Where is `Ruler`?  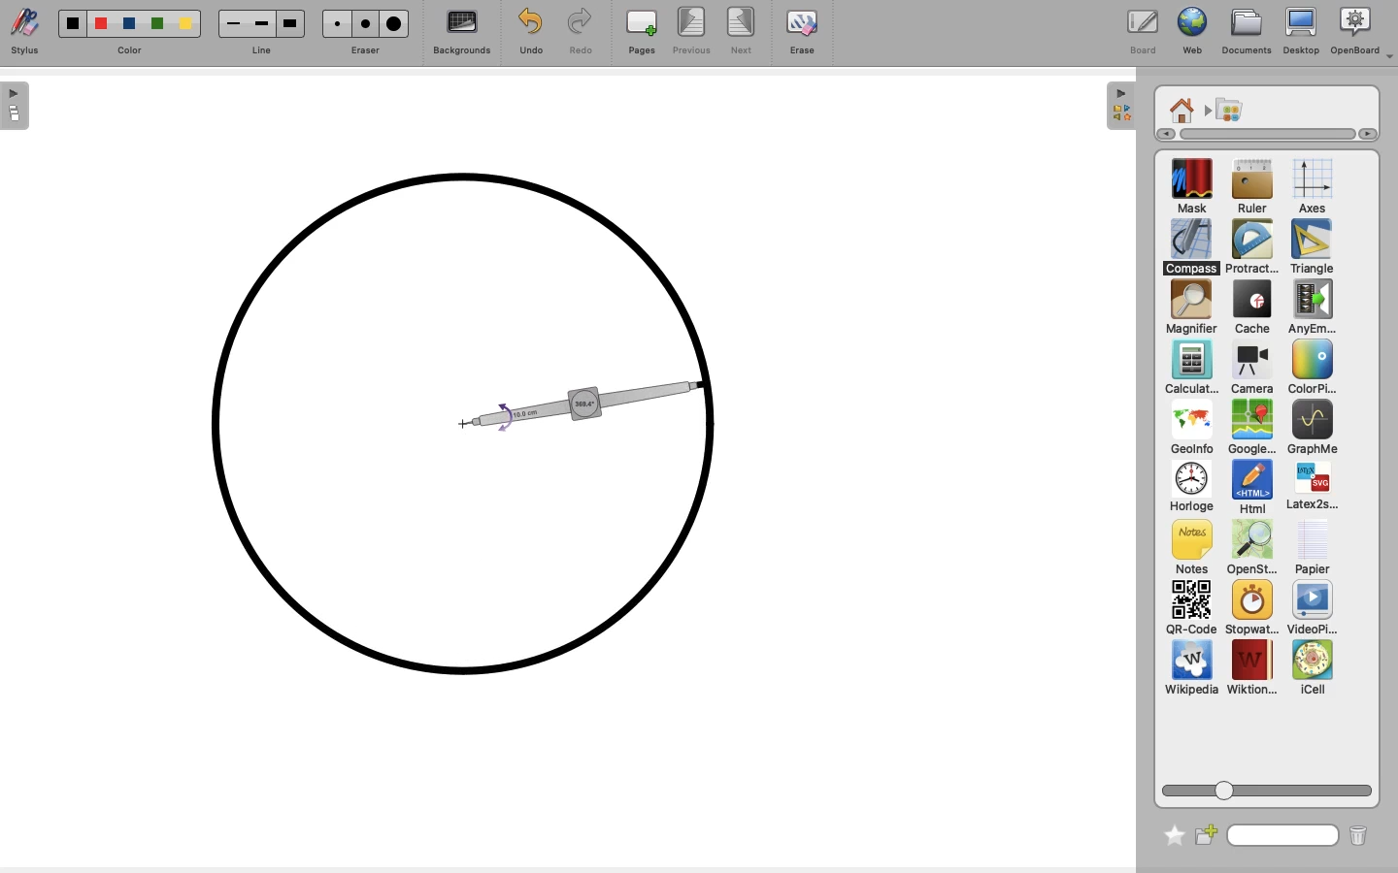 Ruler is located at coordinates (1252, 188).